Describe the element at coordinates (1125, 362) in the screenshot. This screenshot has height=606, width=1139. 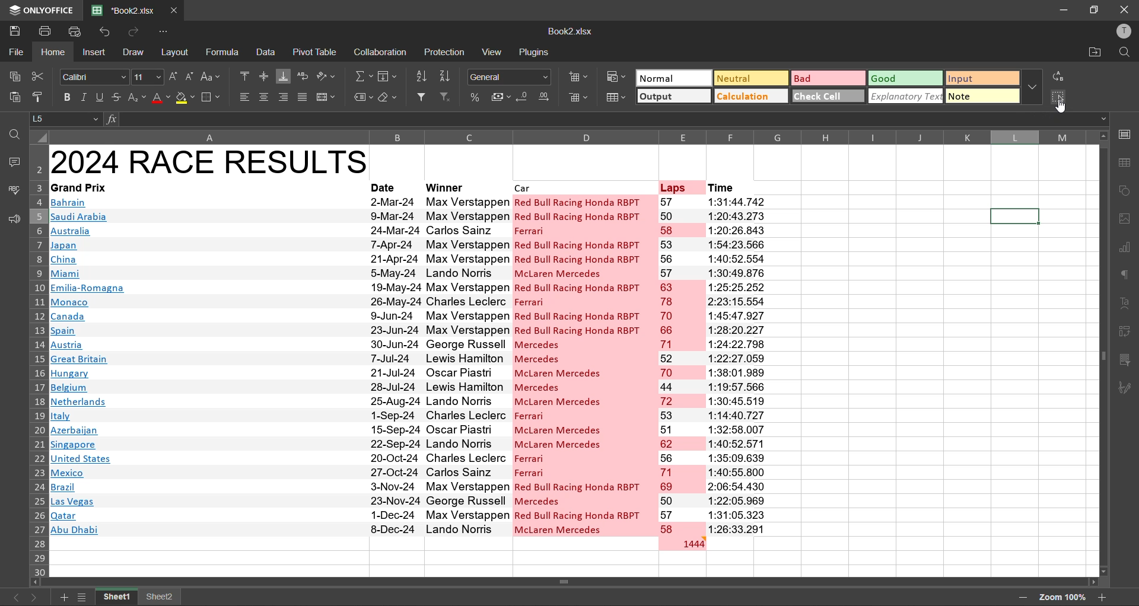
I see `slicer` at that location.